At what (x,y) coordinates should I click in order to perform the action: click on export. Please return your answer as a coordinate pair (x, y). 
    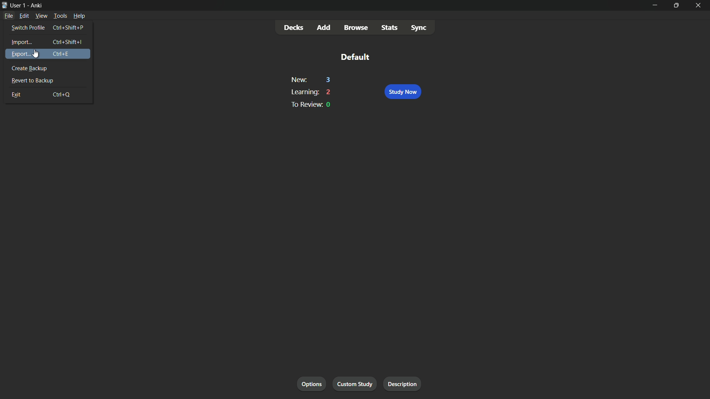
    Looking at the image, I should click on (19, 54).